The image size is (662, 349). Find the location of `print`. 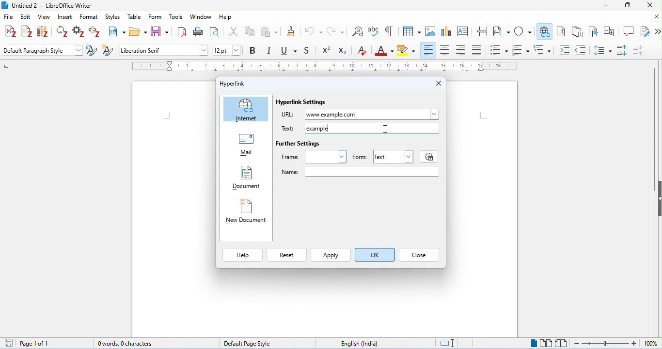

print is located at coordinates (197, 32).